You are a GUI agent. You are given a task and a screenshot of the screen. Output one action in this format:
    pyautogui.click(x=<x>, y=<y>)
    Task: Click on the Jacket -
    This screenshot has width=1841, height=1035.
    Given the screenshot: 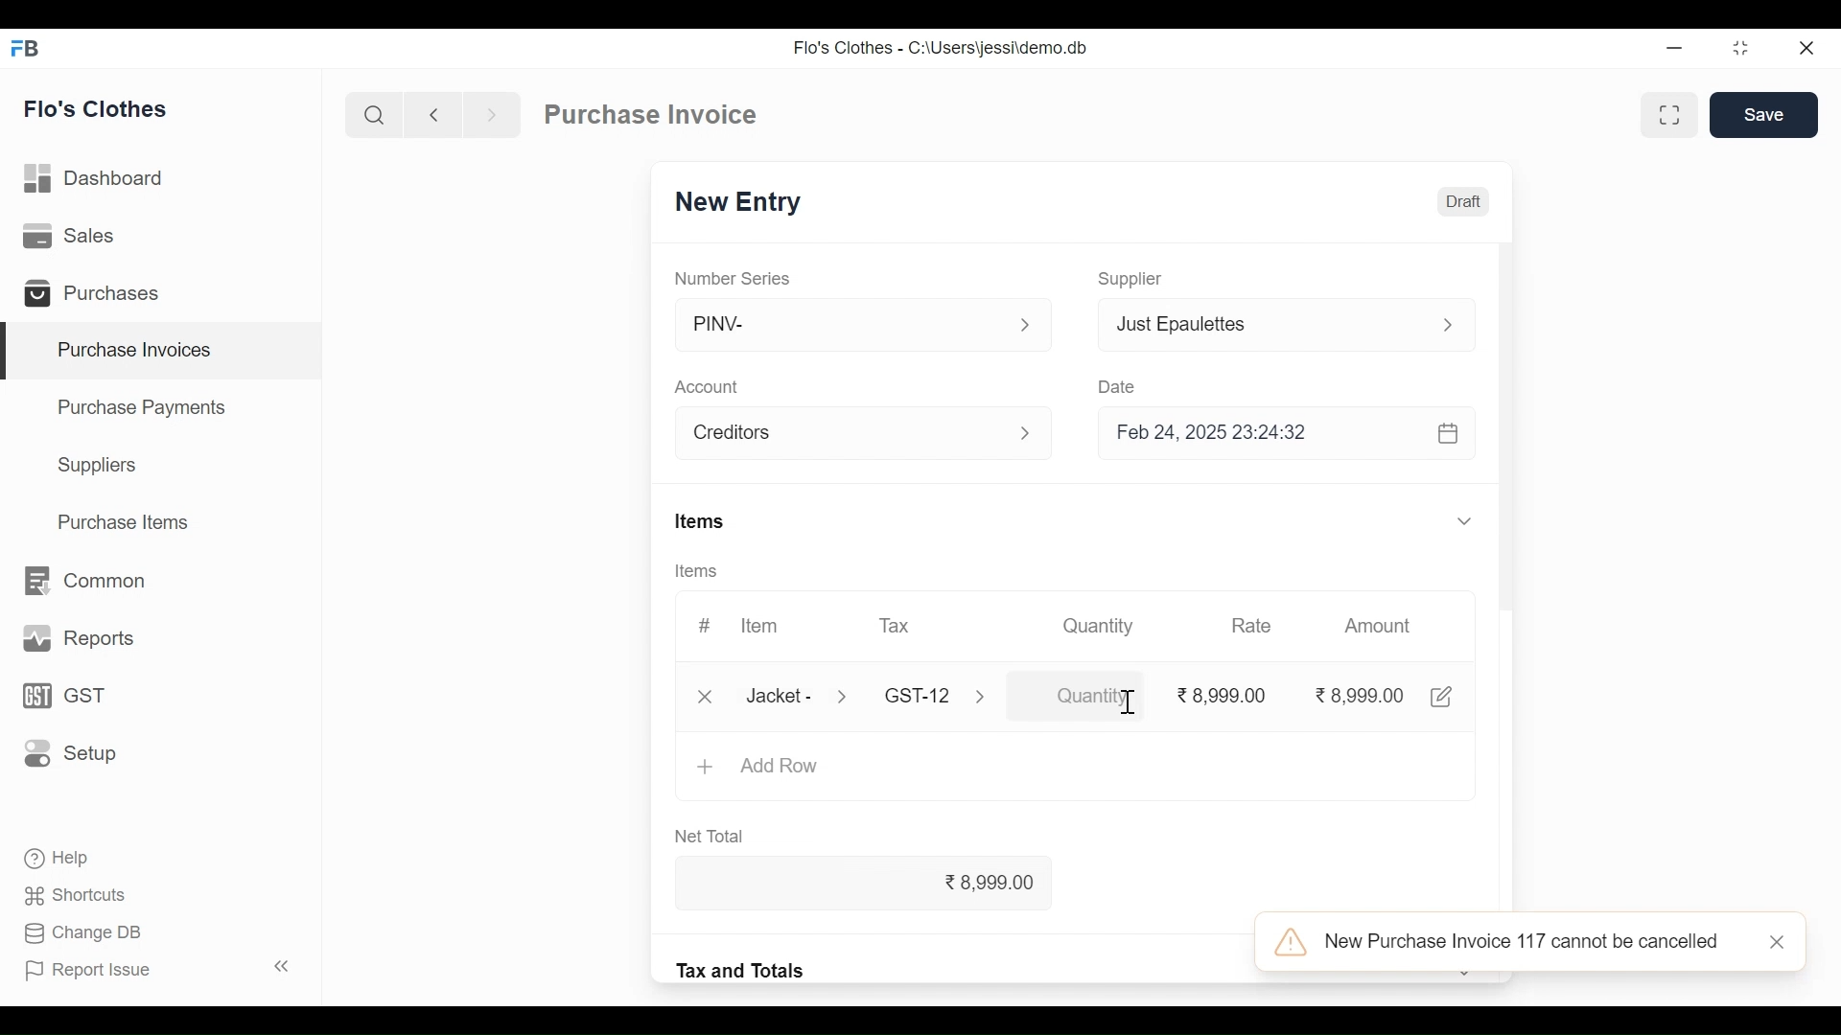 What is the action you would take?
    pyautogui.click(x=781, y=695)
    